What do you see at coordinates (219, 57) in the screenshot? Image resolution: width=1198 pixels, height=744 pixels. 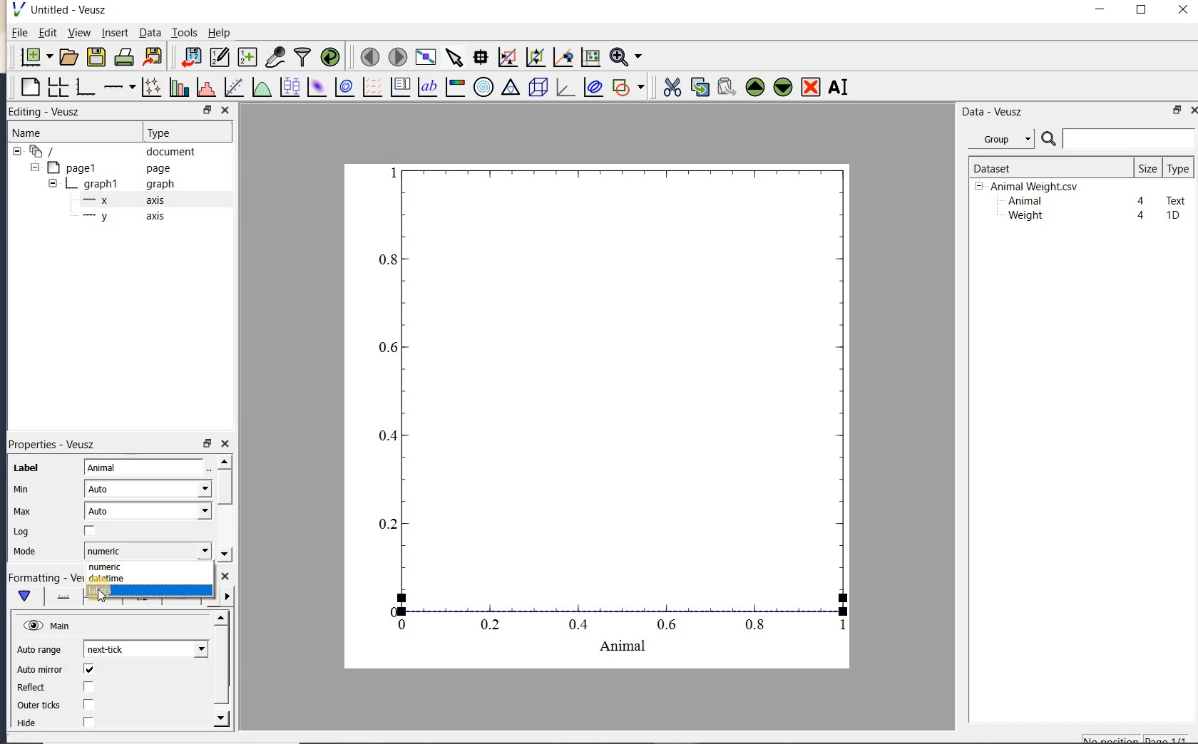 I see `edit and enter new datasets` at bounding box center [219, 57].